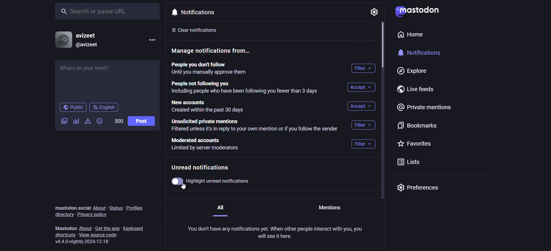 This screenshot has height=251, width=551. What do you see at coordinates (410, 34) in the screenshot?
I see `home` at bounding box center [410, 34].